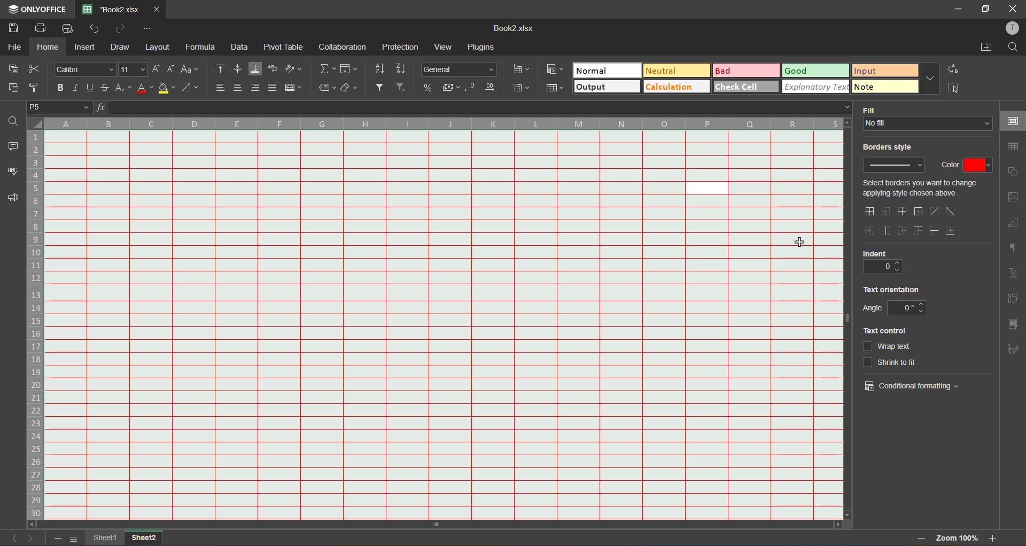 This screenshot has height=546, width=1026. I want to click on text orientation, so click(893, 290).